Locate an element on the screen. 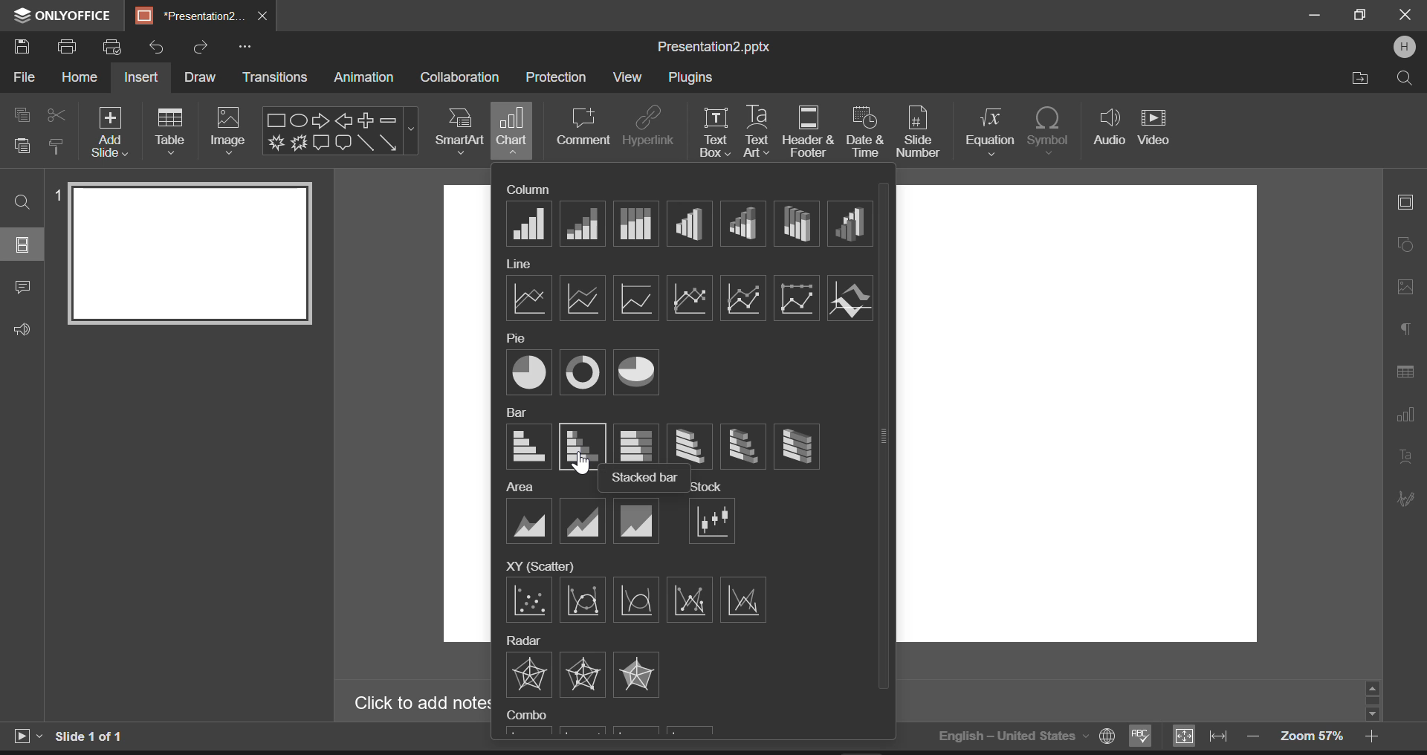 The width and height of the screenshot is (1427, 755). Comment is located at coordinates (580, 127).